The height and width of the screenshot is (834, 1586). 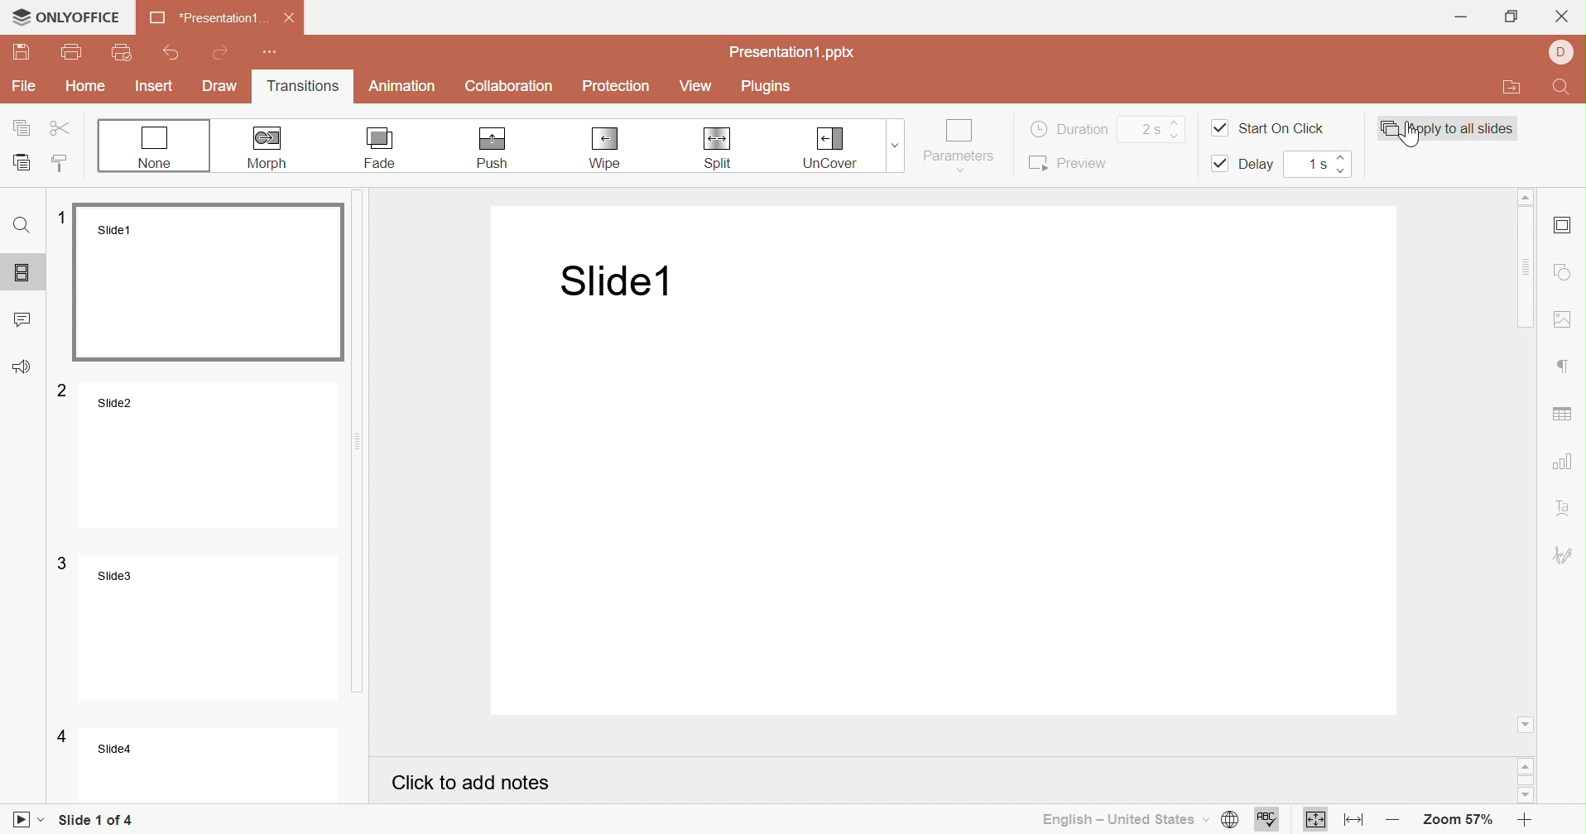 I want to click on Animation, so click(x=402, y=86).